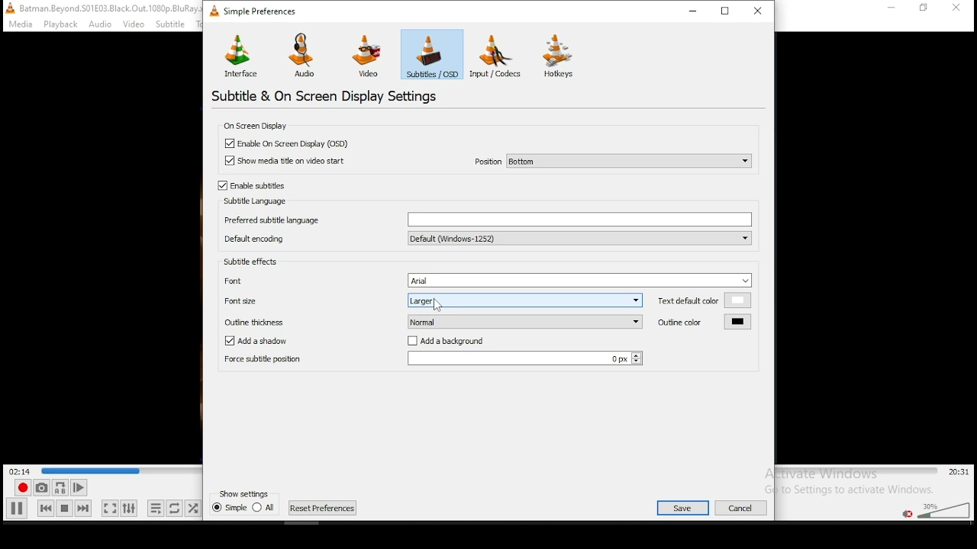 Image resolution: width=977 pixels, height=549 pixels. What do you see at coordinates (891, 11) in the screenshot?
I see `` at bounding box center [891, 11].